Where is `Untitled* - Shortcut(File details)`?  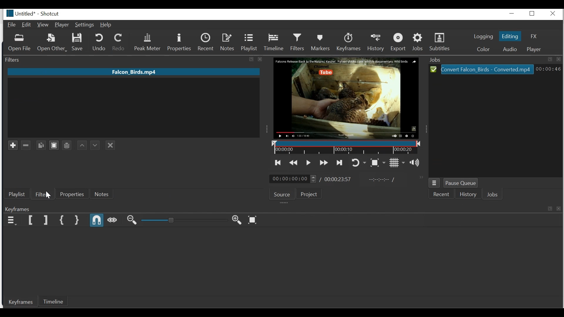 Untitled* - Shortcut(File details) is located at coordinates (35, 14).